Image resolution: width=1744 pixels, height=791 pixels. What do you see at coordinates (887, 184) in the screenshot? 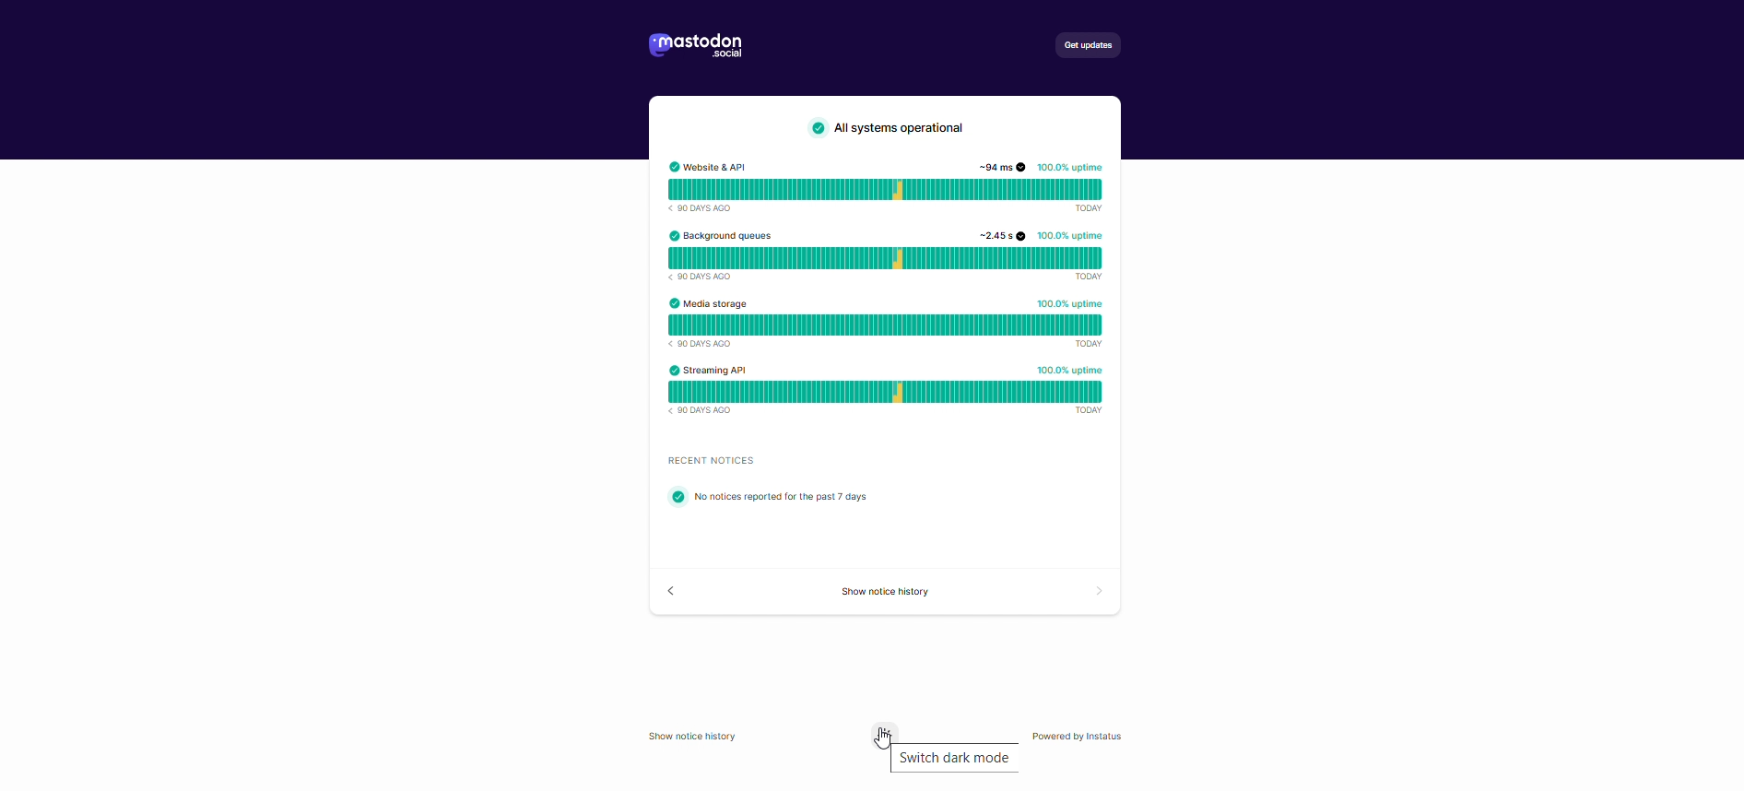
I see `website API` at bounding box center [887, 184].